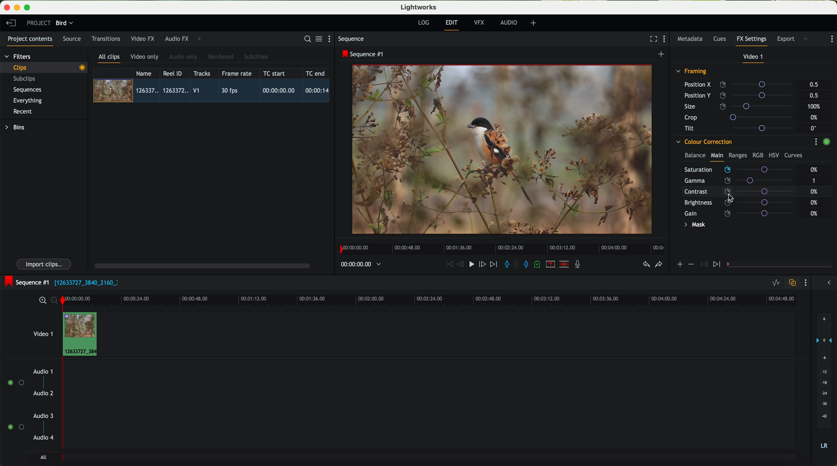 This screenshot has width=837, height=466. I want to click on HSV, so click(773, 155).